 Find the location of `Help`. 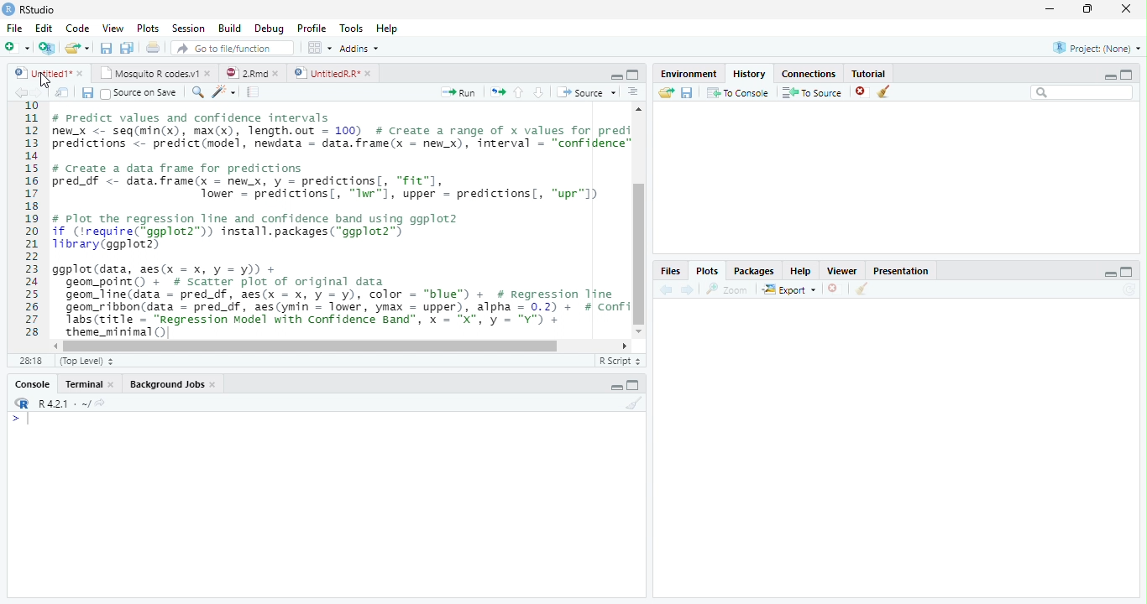

Help is located at coordinates (803, 270).